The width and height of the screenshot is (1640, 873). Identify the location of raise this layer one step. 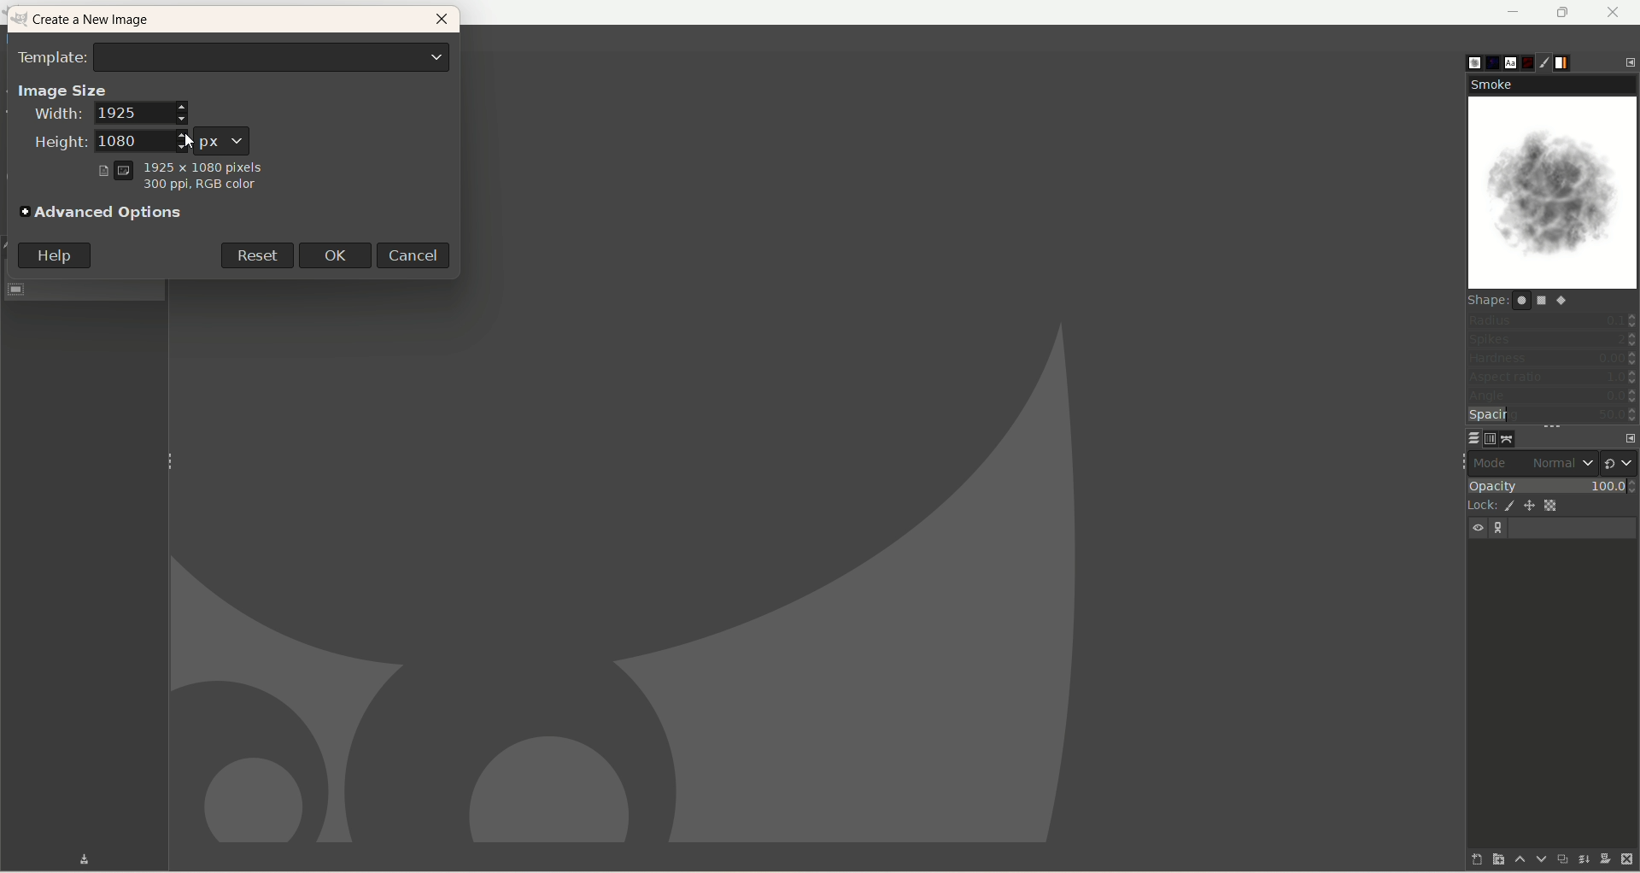
(1512, 862).